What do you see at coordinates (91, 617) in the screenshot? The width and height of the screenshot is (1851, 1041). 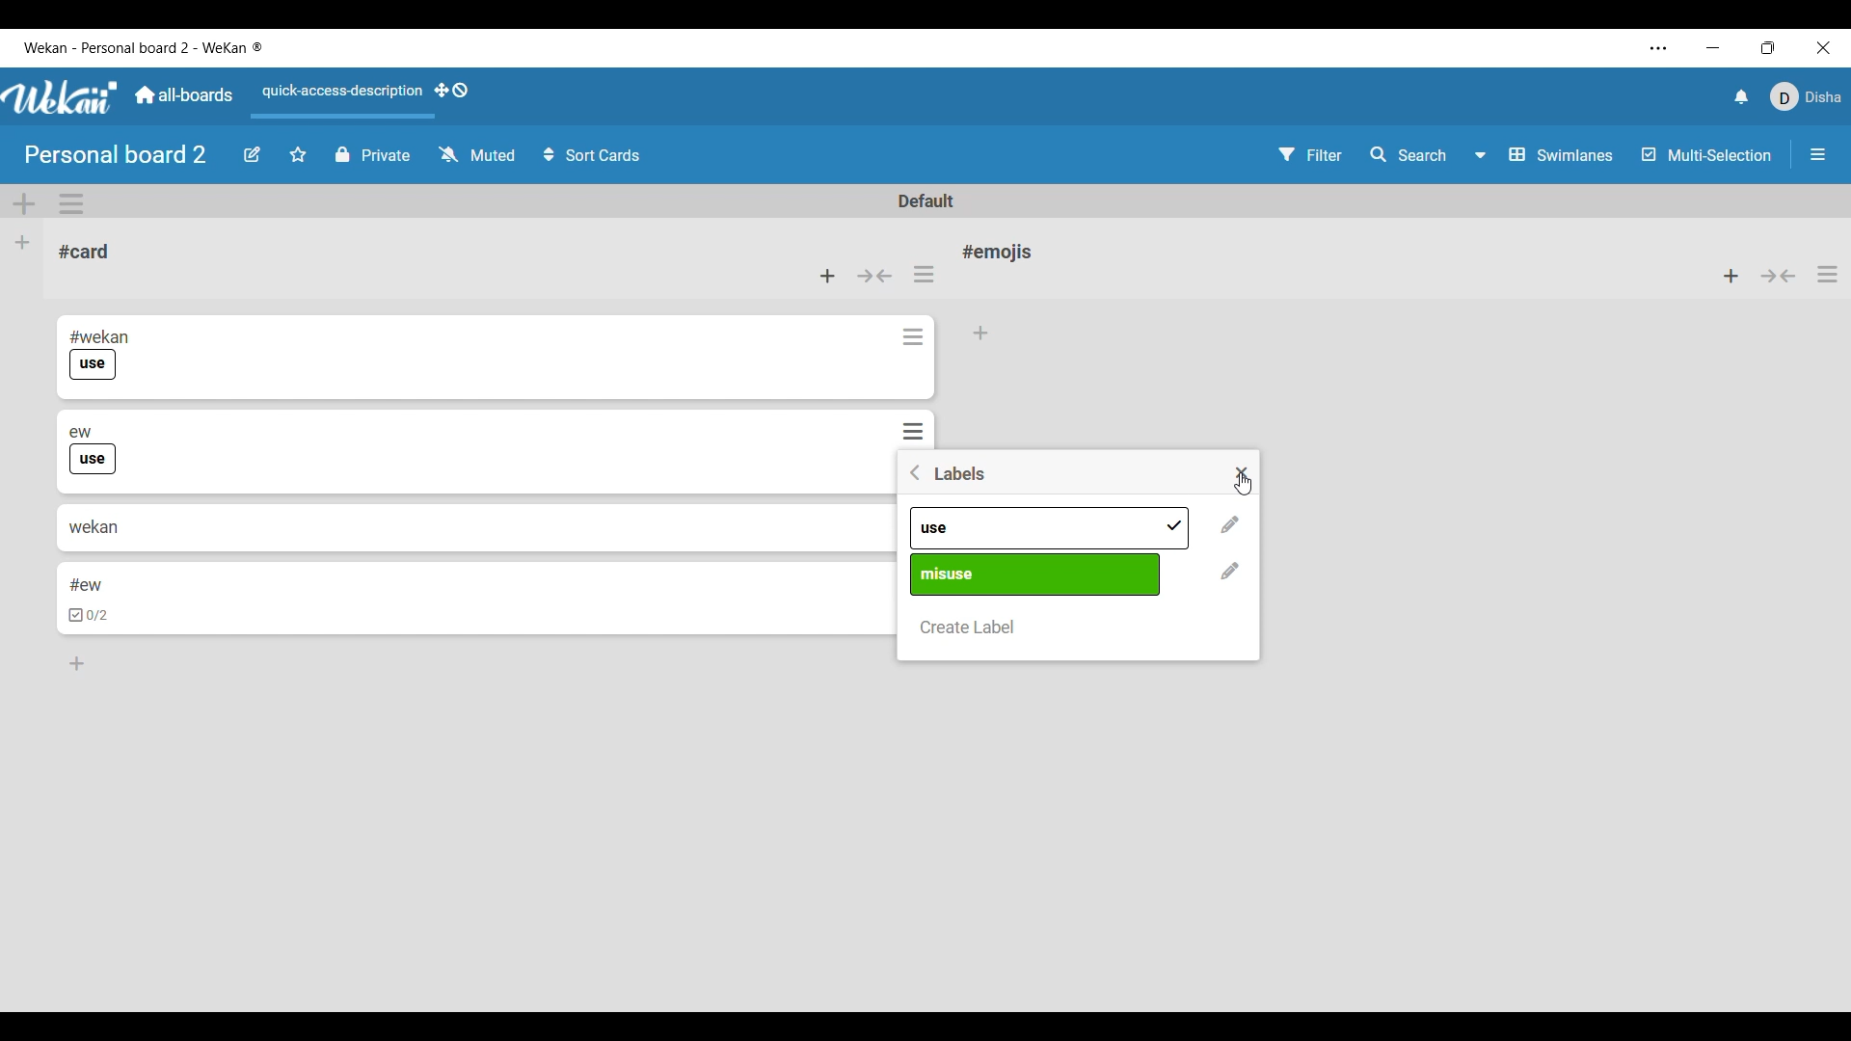 I see `checkbox ` at bounding box center [91, 617].